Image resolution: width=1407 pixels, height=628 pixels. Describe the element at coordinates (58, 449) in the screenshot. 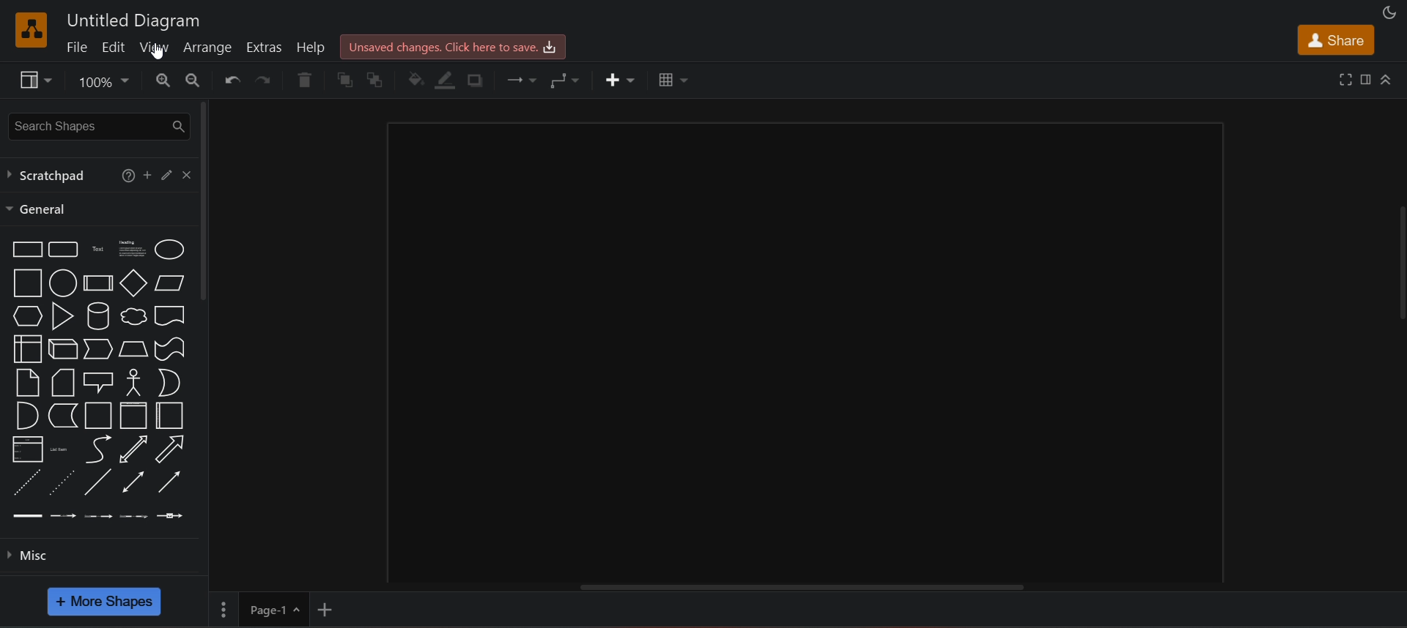

I see `list item` at that location.